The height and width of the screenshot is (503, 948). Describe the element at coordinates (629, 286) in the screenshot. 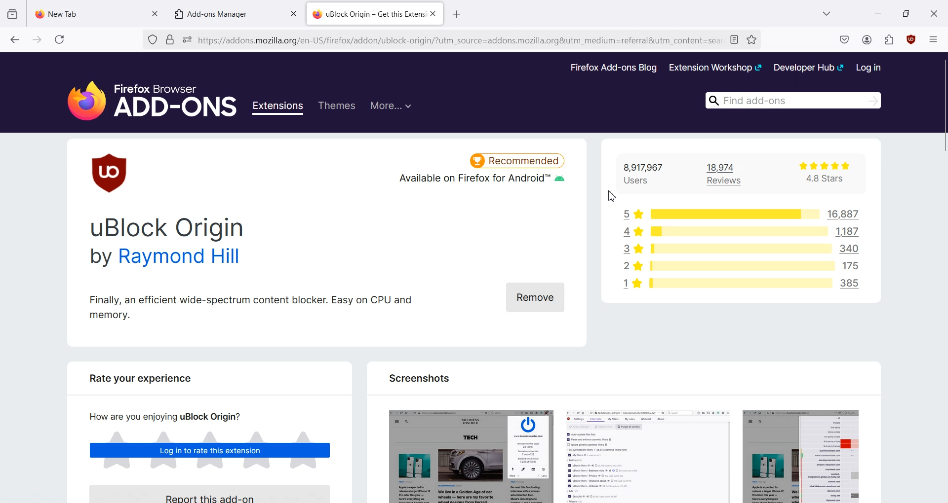

I see `1 star rating` at that location.